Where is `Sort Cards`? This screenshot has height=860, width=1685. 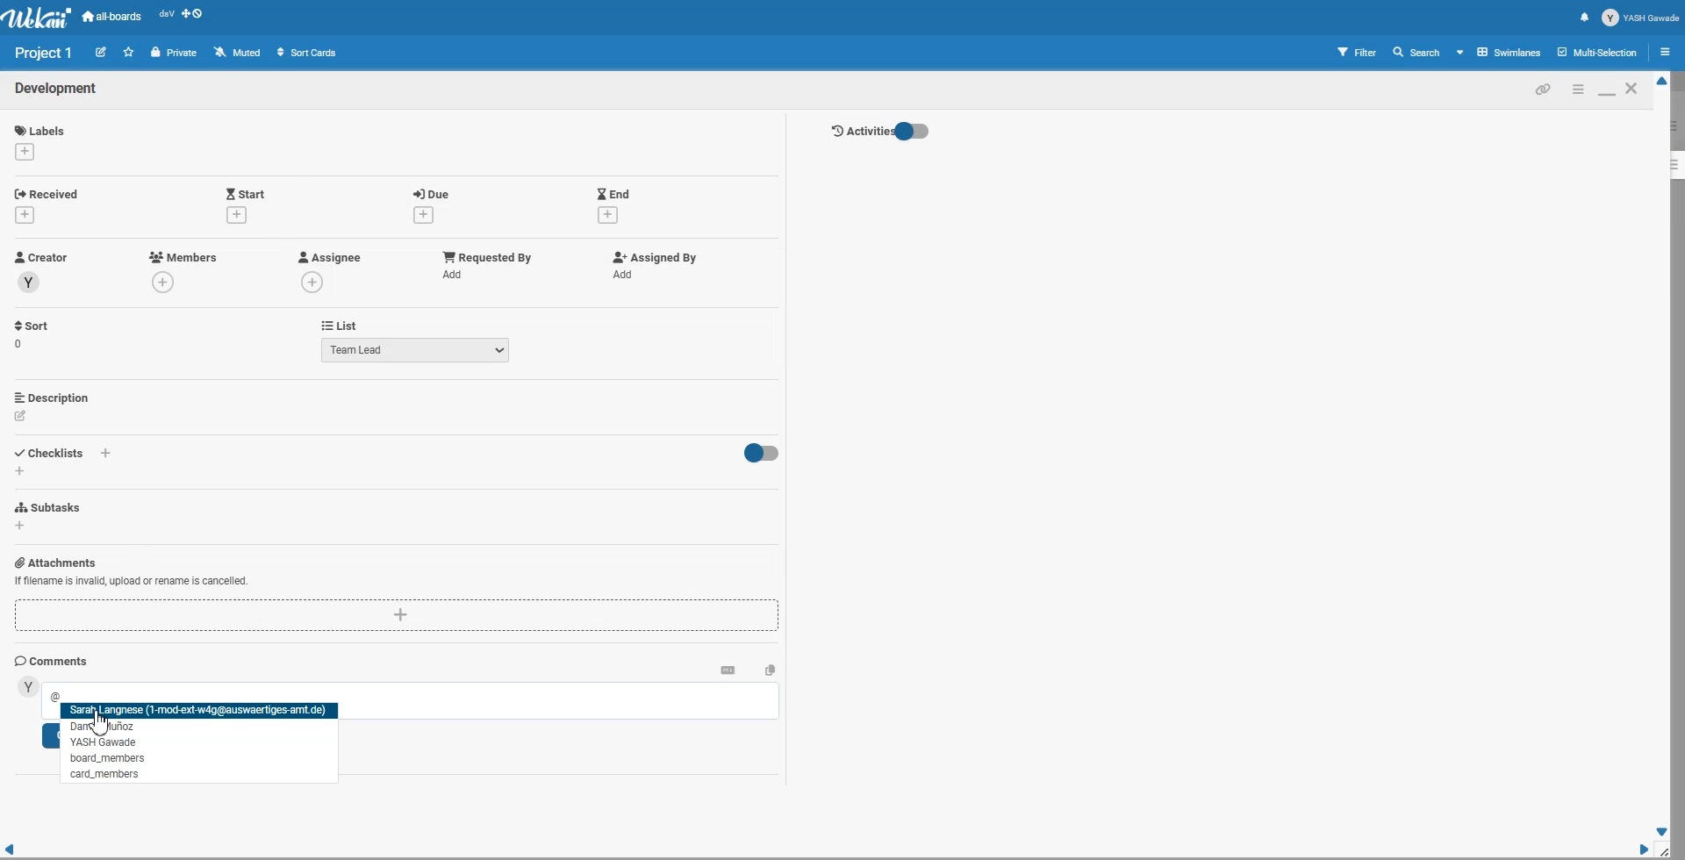 Sort Cards is located at coordinates (306, 52).